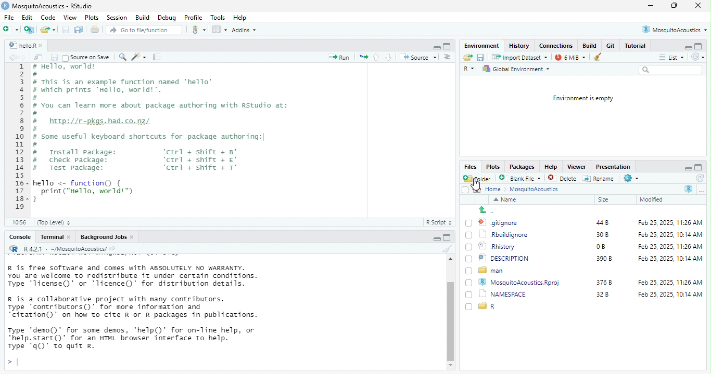 The width and height of the screenshot is (711, 374). I want to click on ® MosquitoAcoustics *, so click(676, 29).